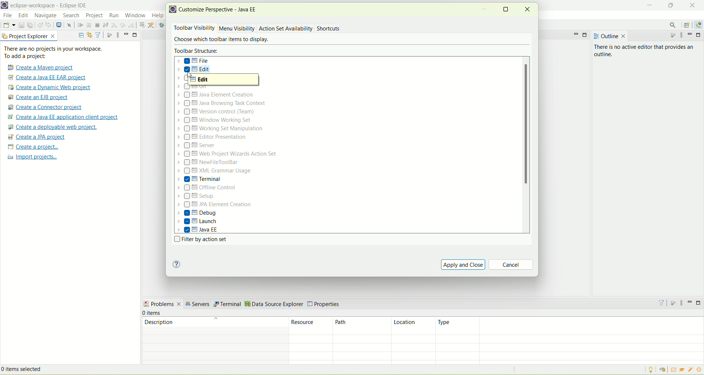 This screenshot has height=375, width=704. What do you see at coordinates (58, 52) in the screenshot?
I see `text` at bounding box center [58, 52].